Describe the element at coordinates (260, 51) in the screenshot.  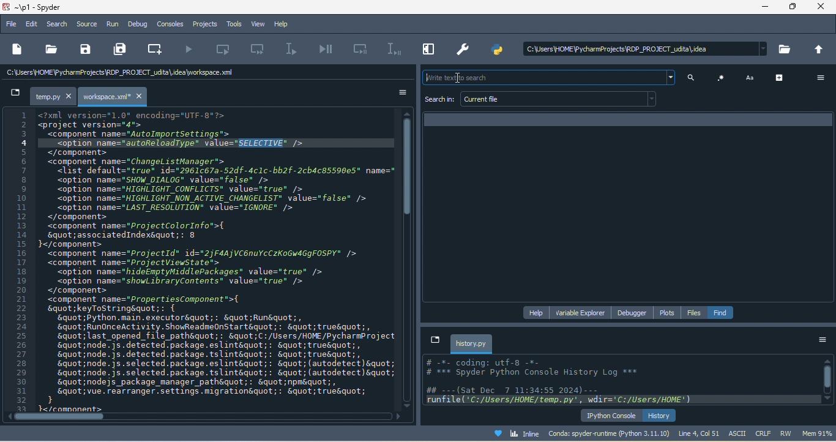
I see `run current cell and go to the next one` at that location.